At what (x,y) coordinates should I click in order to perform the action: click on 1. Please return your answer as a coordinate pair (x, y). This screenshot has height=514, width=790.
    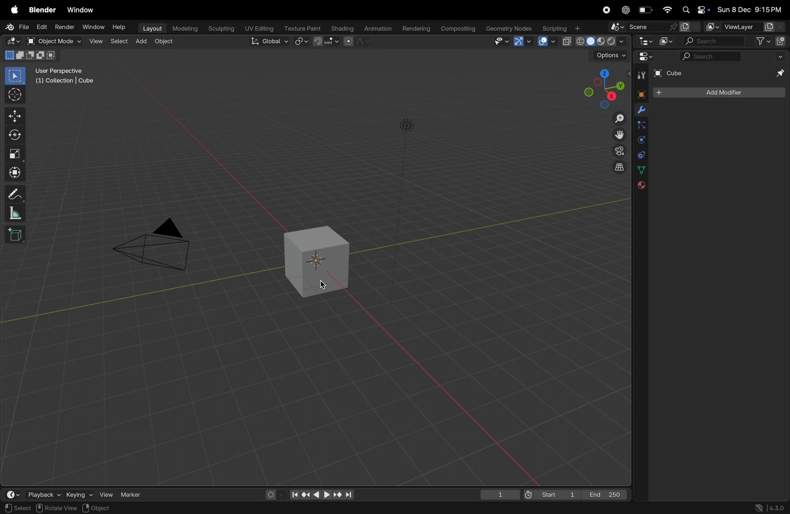
    Looking at the image, I should click on (500, 494).